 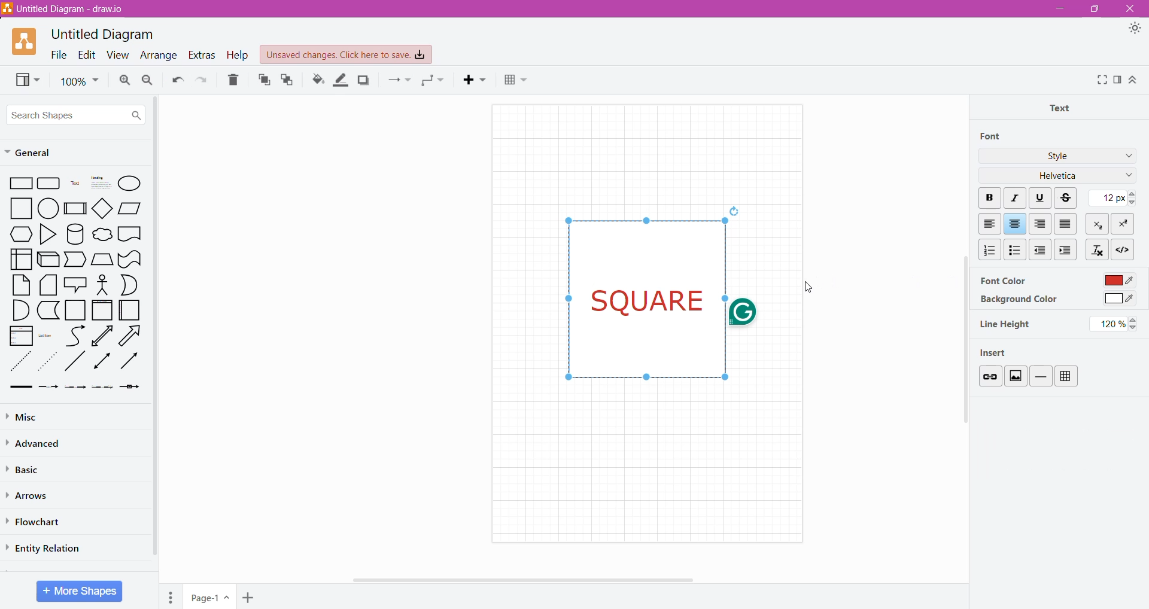 What do you see at coordinates (50, 182) in the screenshot?
I see `Rectangle grid` at bounding box center [50, 182].